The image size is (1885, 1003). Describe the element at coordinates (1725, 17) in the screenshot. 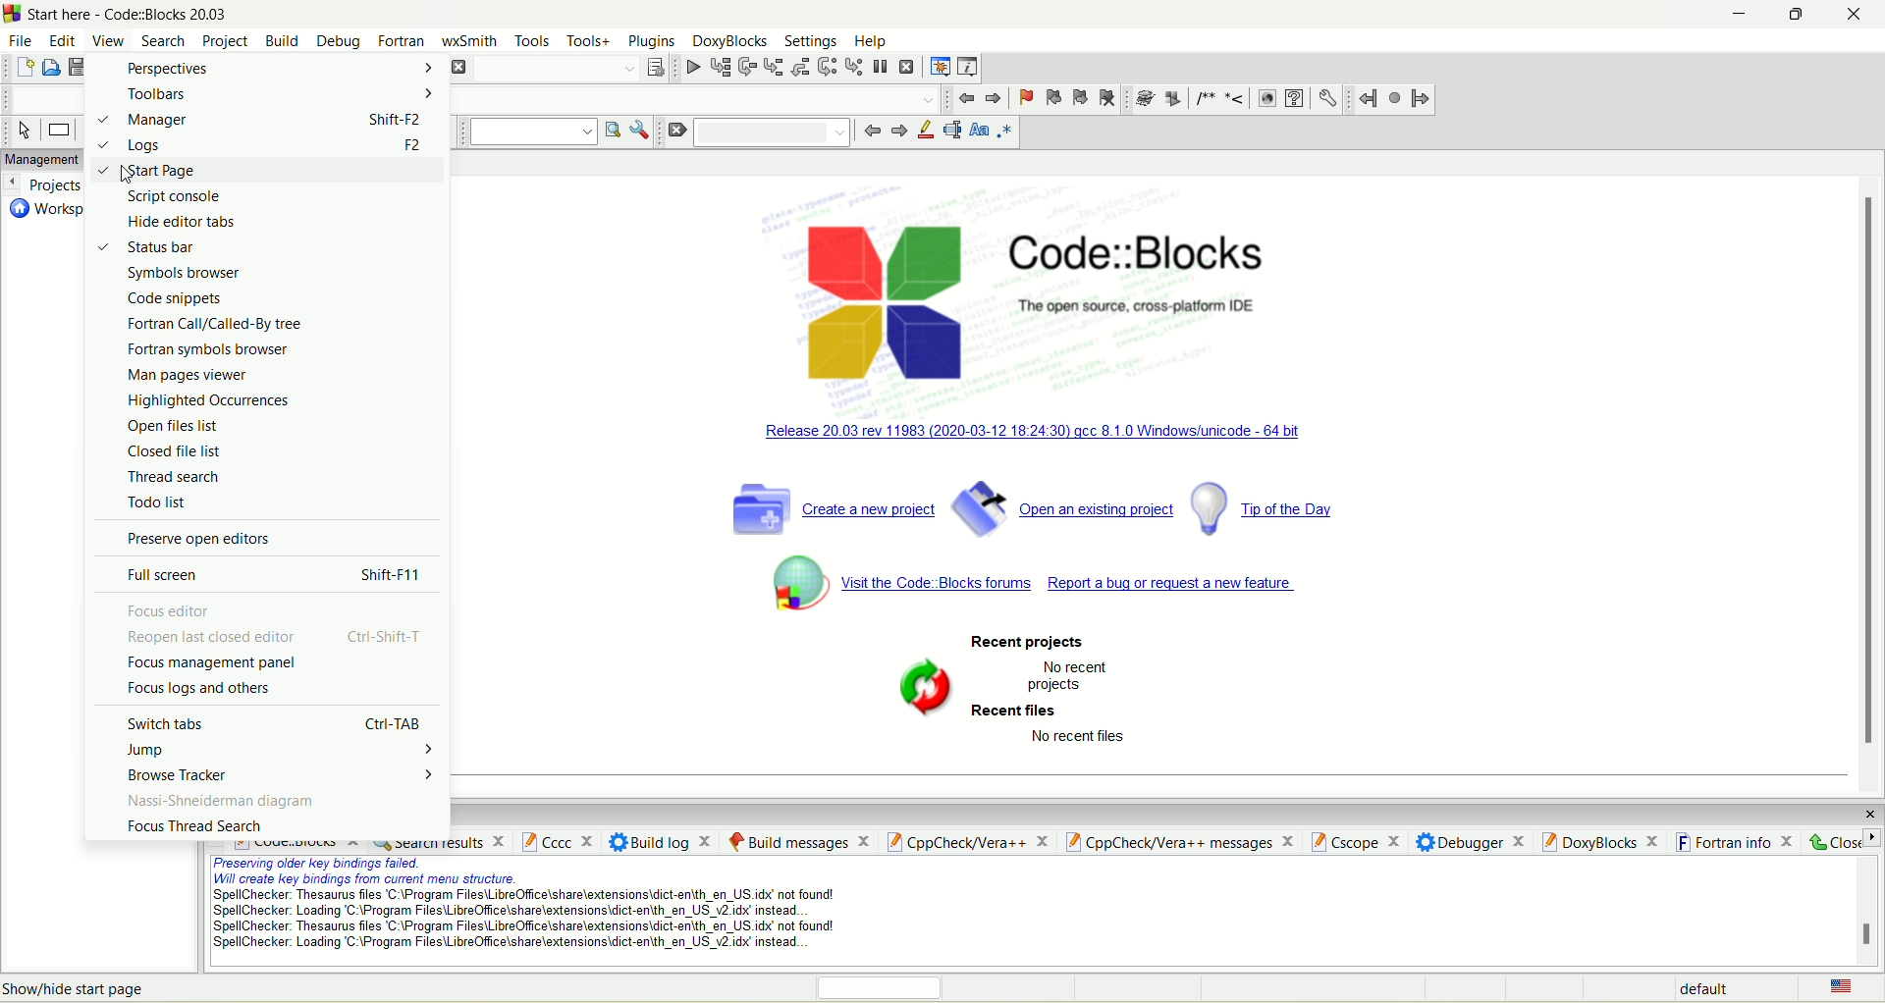

I see `minimize` at that location.